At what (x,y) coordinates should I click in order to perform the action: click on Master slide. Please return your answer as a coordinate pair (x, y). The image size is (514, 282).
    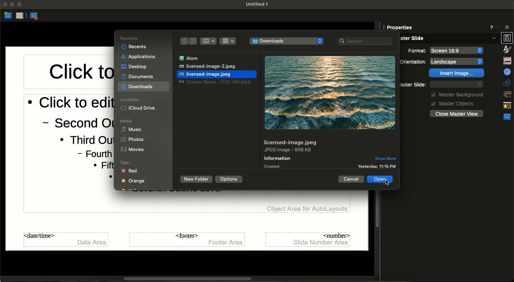
    Looking at the image, I should click on (413, 84).